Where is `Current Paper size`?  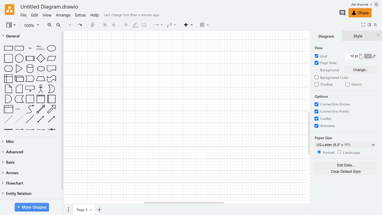 Current Paper size is located at coordinates (344, 145).